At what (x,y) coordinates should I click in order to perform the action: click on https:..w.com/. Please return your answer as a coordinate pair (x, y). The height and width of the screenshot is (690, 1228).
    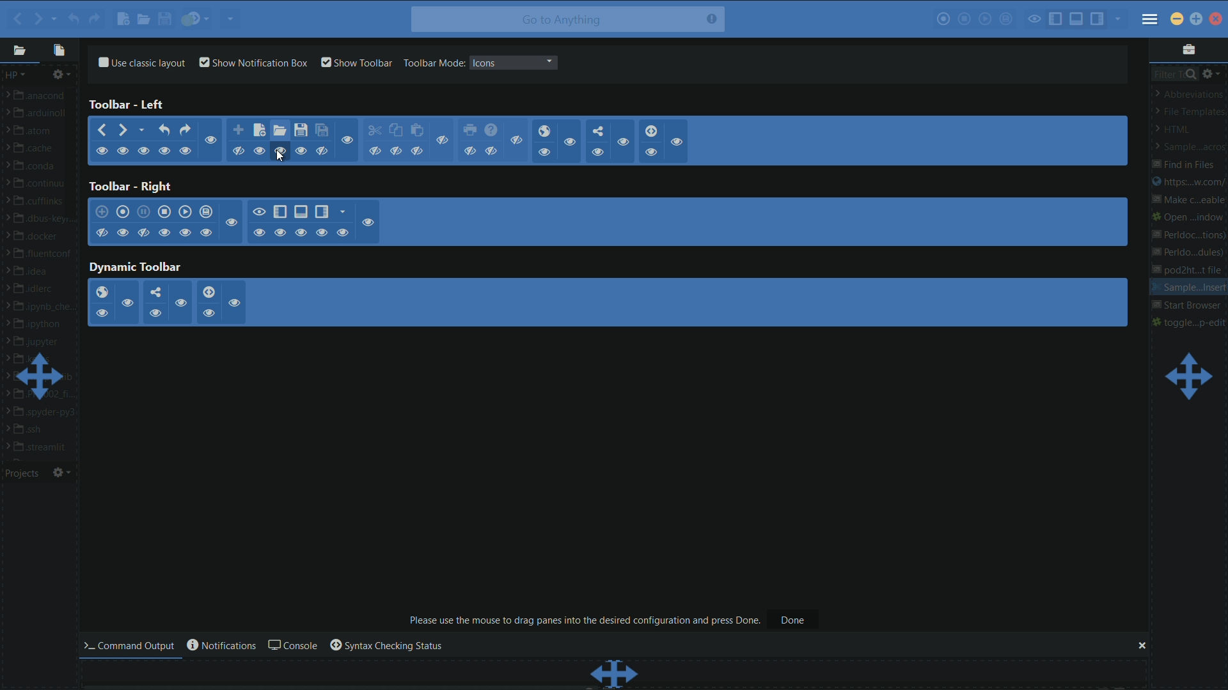
    Looking at the image, I should click on (1188, 183).